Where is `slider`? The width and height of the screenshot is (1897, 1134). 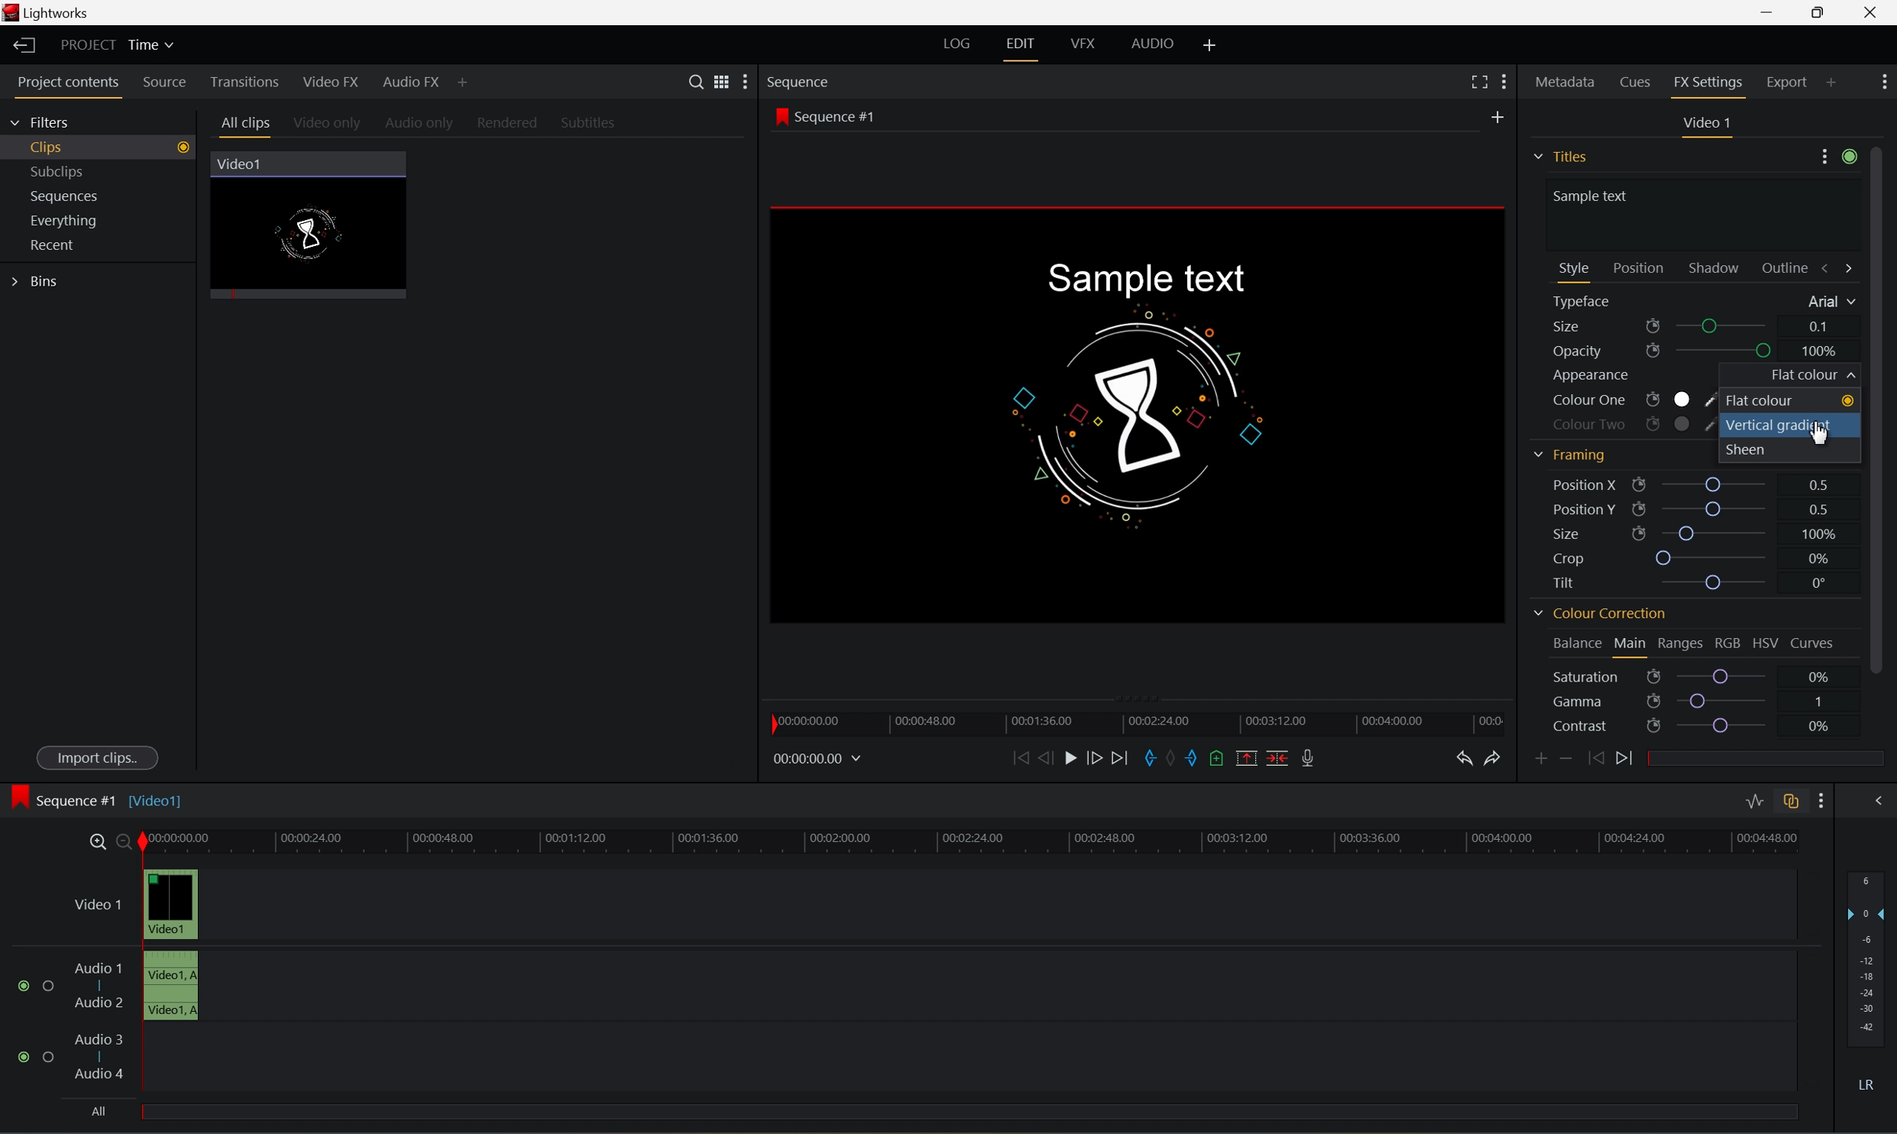 slider is located at coordinates (1716, 508).